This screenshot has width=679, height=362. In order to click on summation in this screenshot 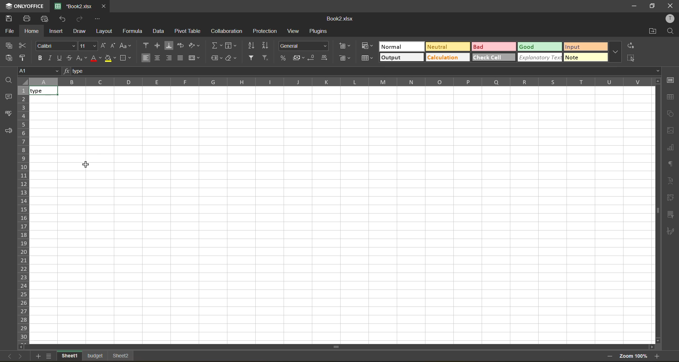, I will do `click(216, 46)`.